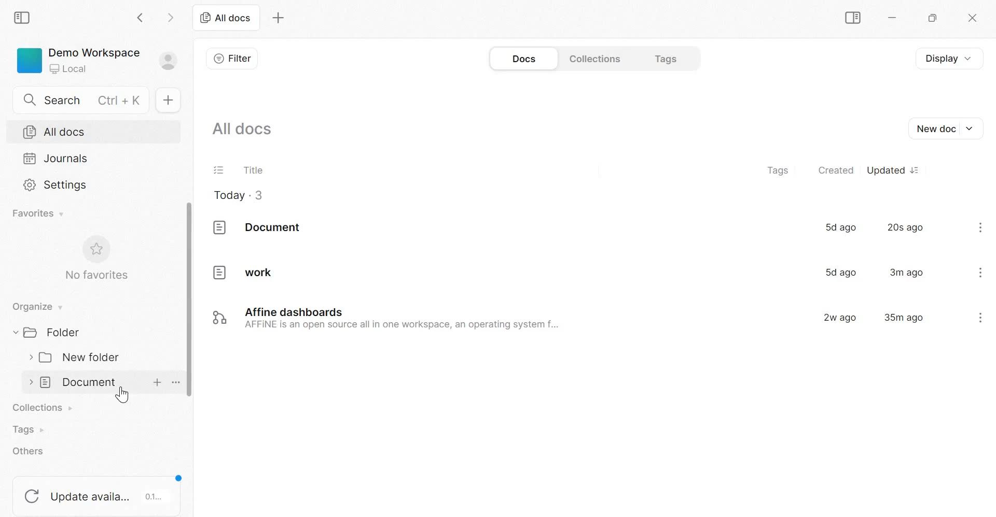 The height and width of the screenshot is (517, 996). I want to click on created, so click(836, 170).